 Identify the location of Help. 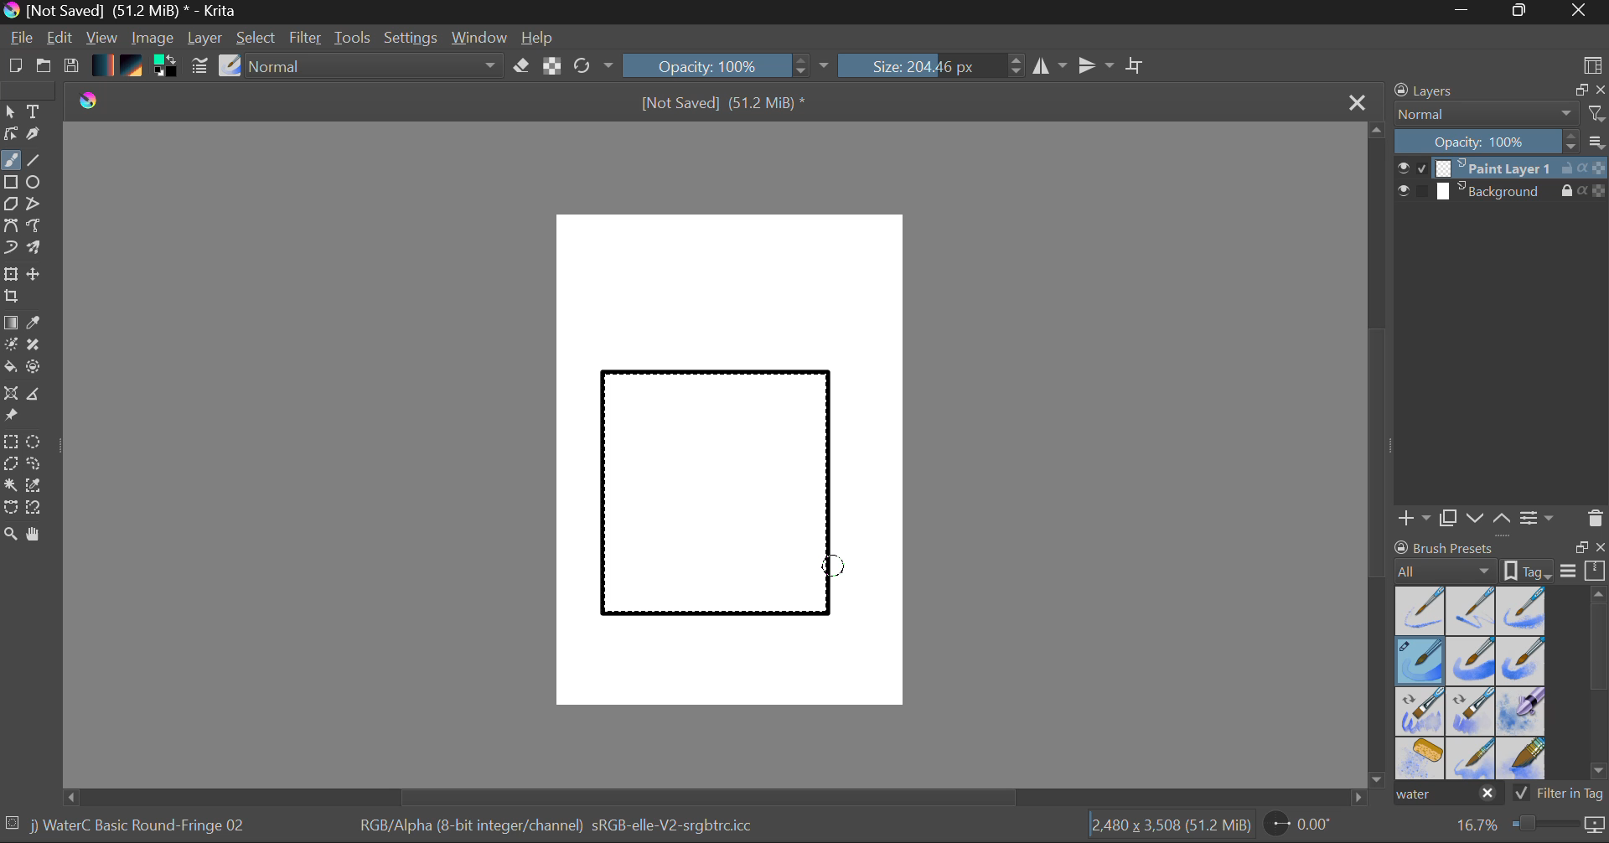
(538, 38).